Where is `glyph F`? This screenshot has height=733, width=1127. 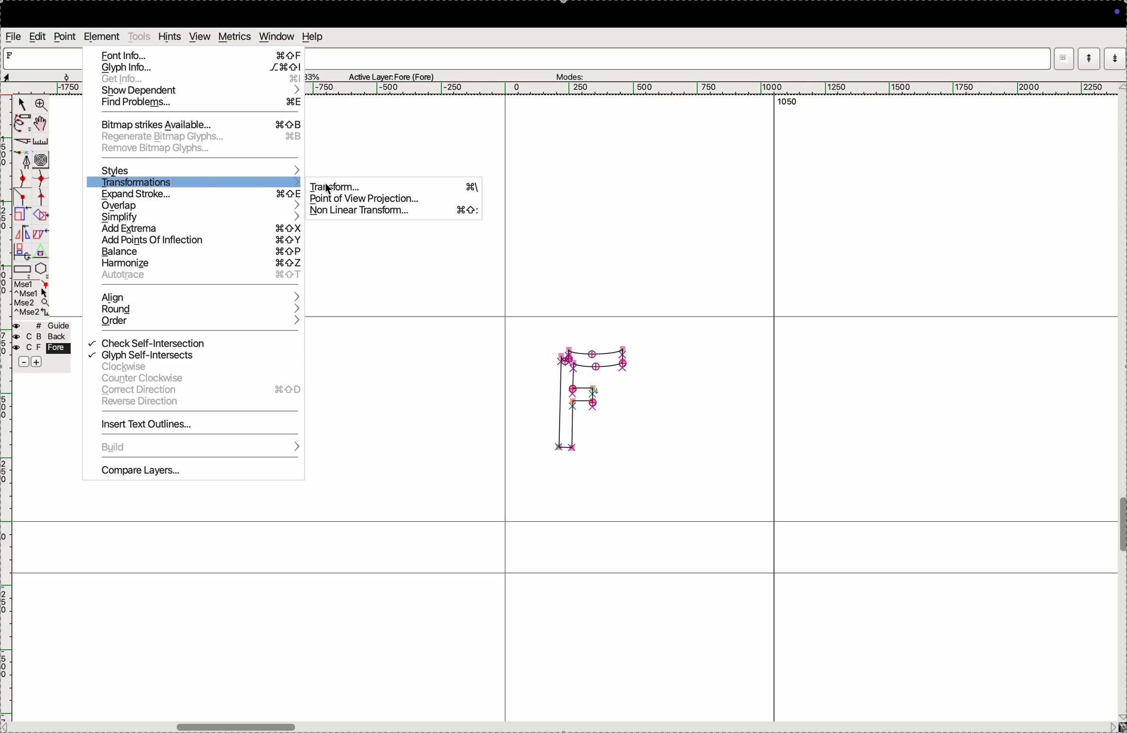 glyph F is located at coordinates (590, 398).